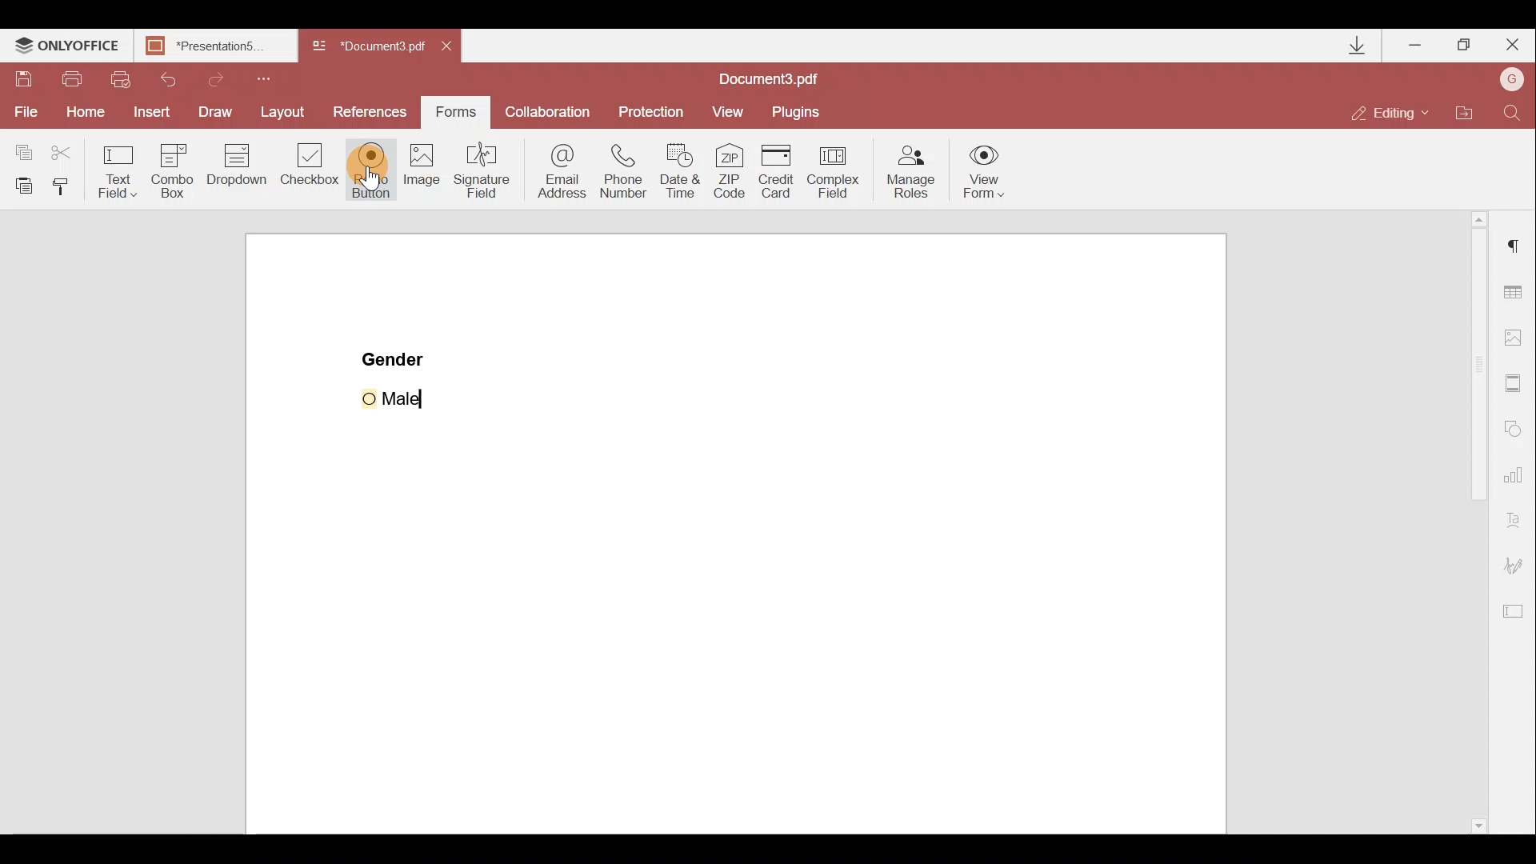 Image resolution: width=1536 pixels, height=864 pixels. What do you see at coordinates (74, 78) in the screenshot?
I see `Print file` at bounding box center [74, 78].